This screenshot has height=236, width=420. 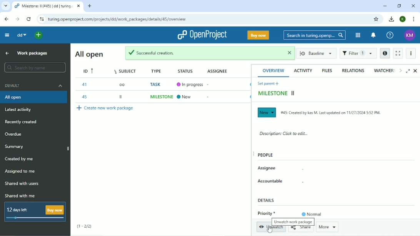 What do you see at coordinates (190, 85) in the screenshot?
I see `in progress` at bounding box center [190, 85].